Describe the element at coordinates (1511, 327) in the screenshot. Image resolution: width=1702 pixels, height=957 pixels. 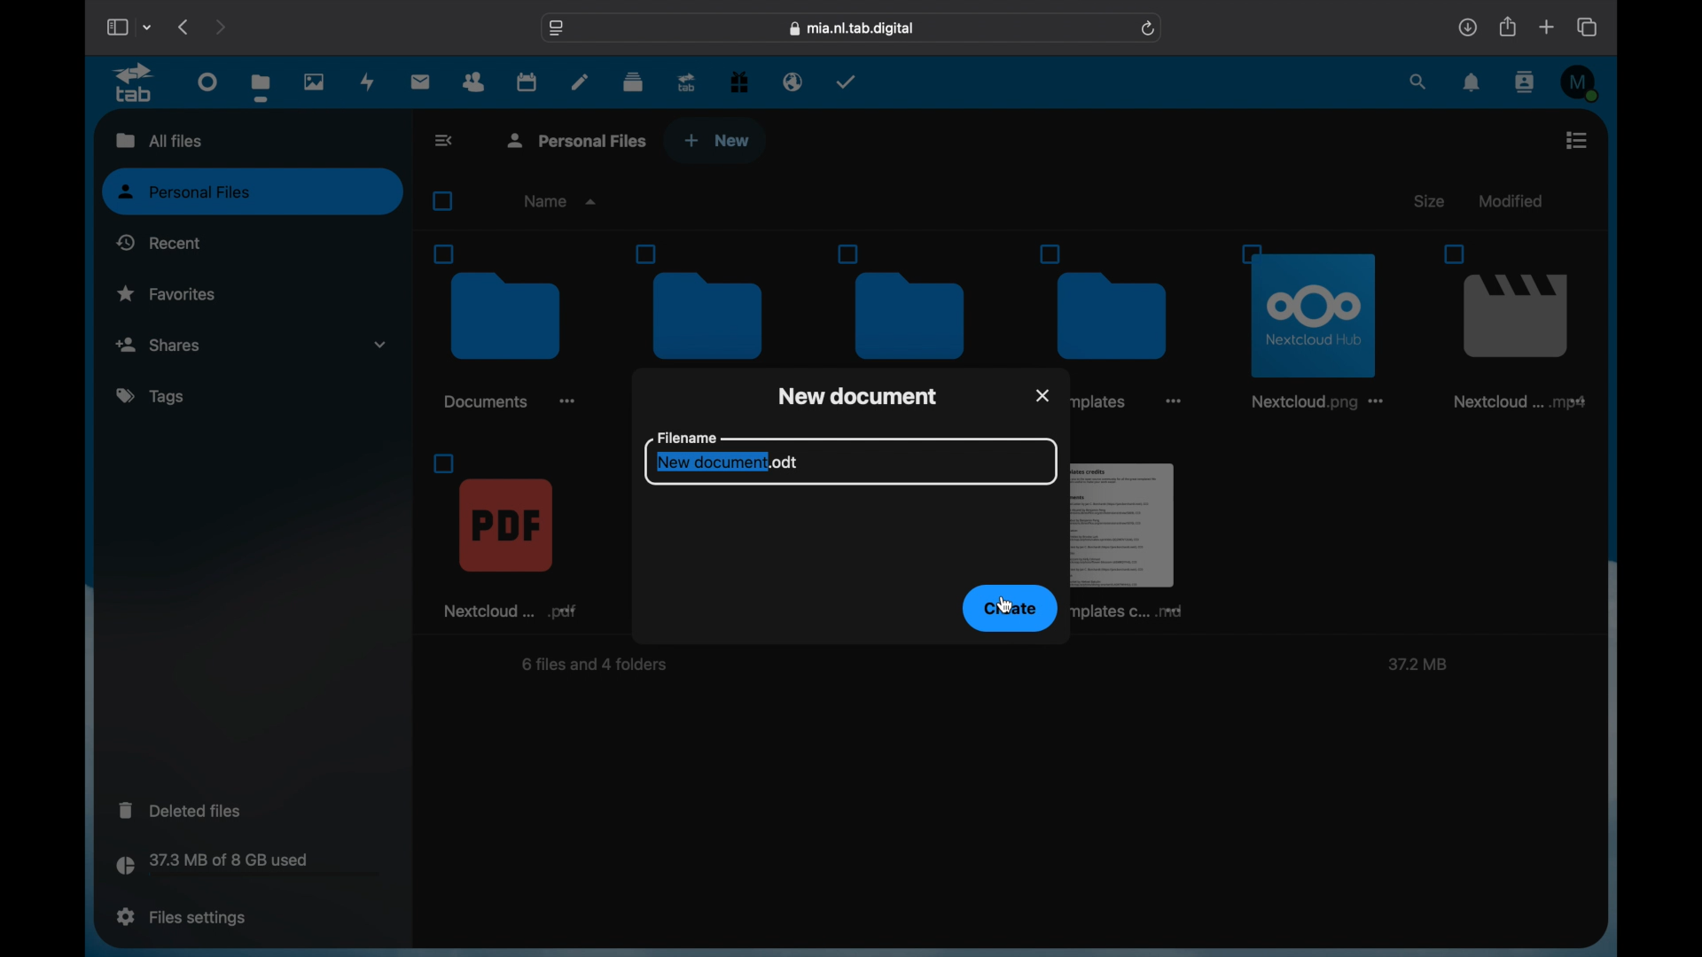
I see `file` at that location.